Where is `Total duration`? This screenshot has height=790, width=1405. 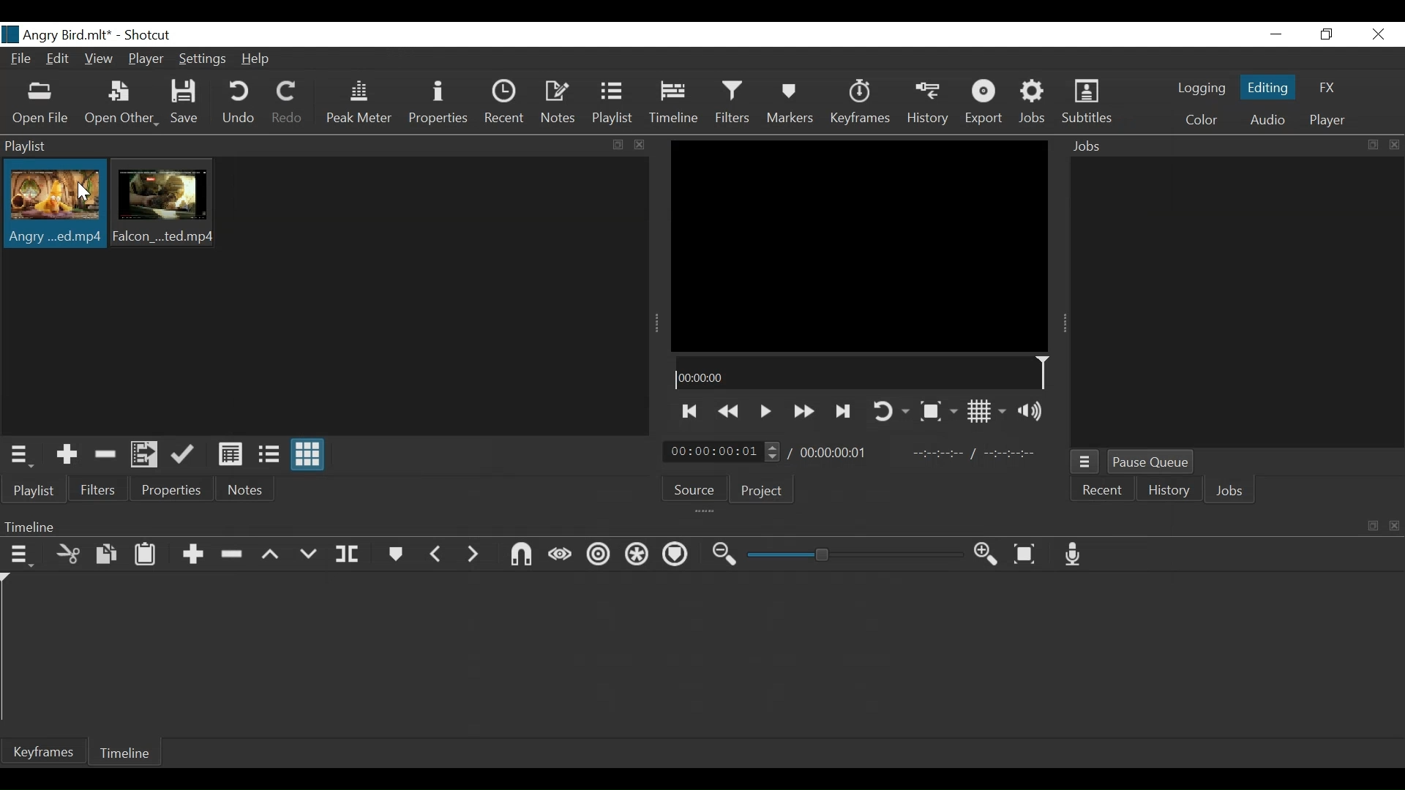
Total duration is located at coordinates (835, 452).